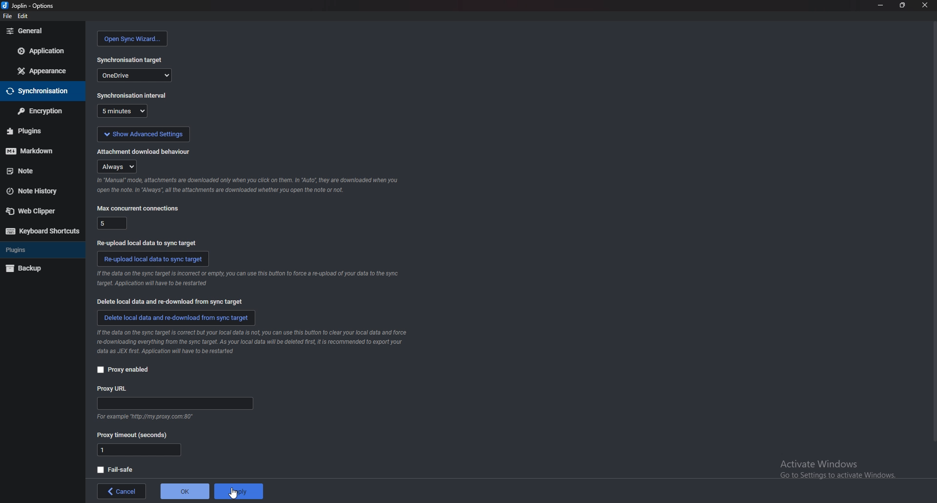  What do you see at coordinates (145, 151) in the screenshot?
I see `attachment doownload behaviour` at bounding box center [145, 151].